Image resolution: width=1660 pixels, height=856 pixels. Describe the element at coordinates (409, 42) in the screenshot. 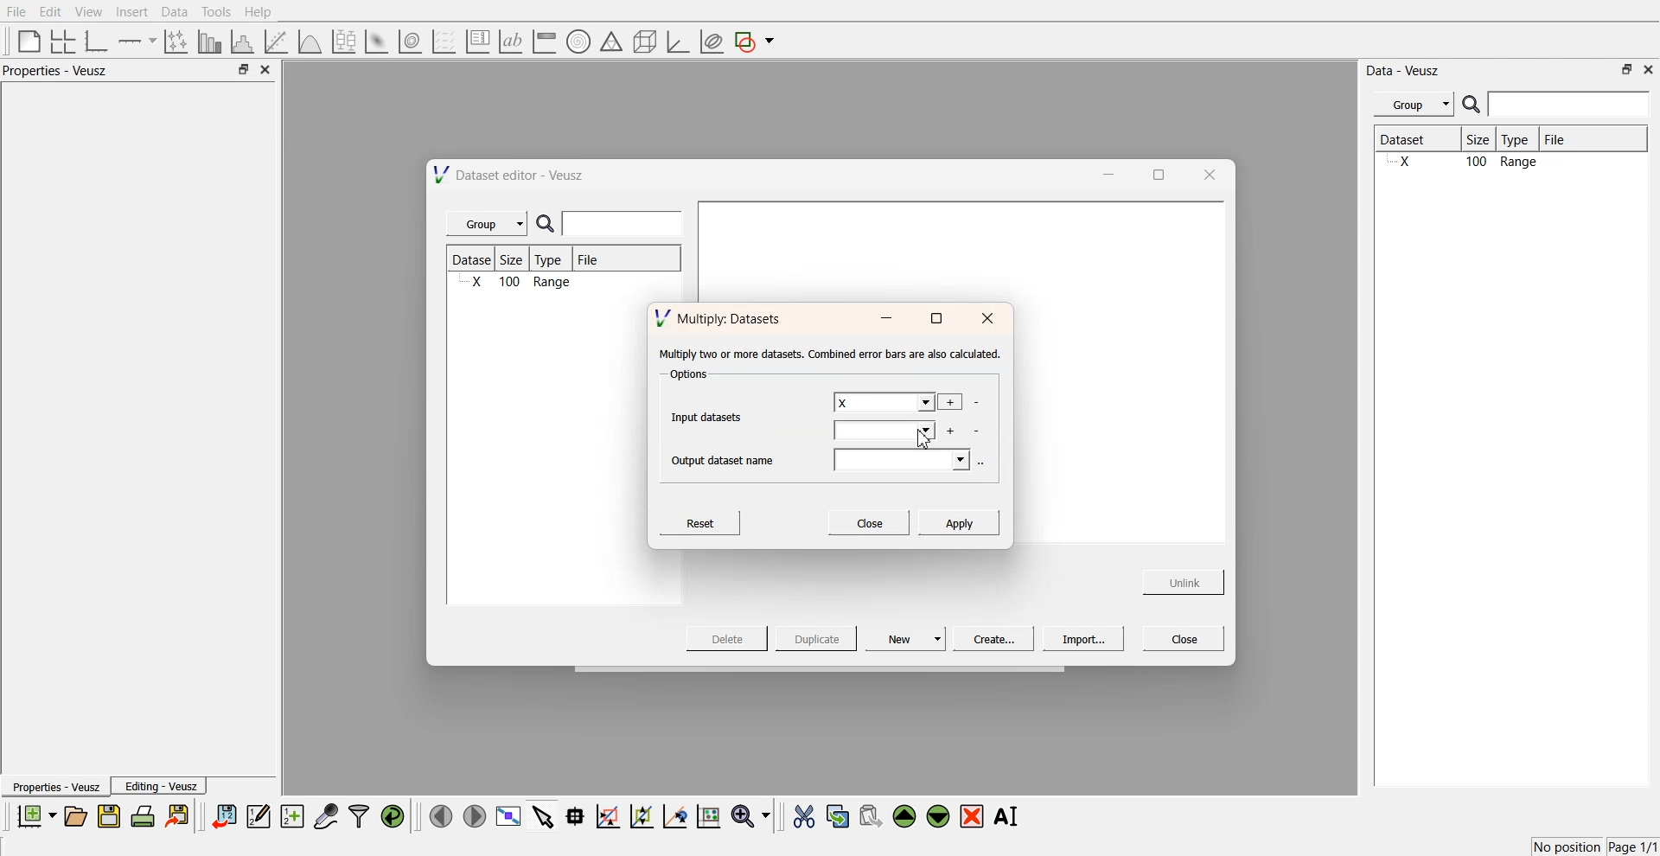

I see `plot a 2d data set as contour` at that location.